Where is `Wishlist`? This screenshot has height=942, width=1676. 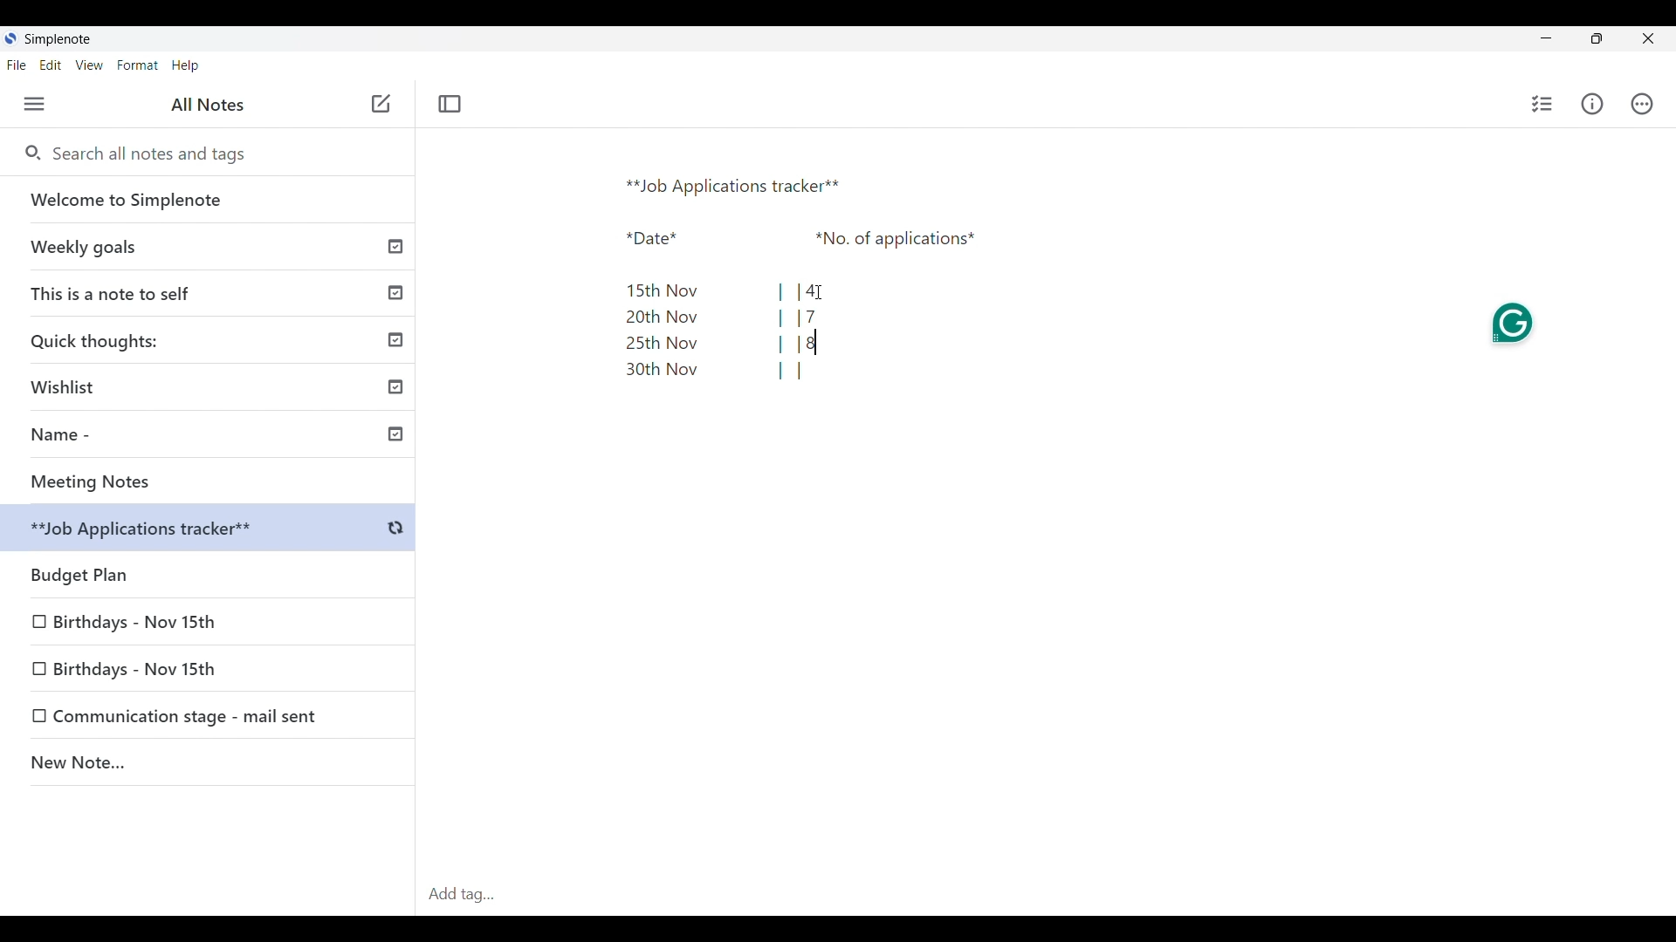
Wishlist is located at coordinates (214, 384).